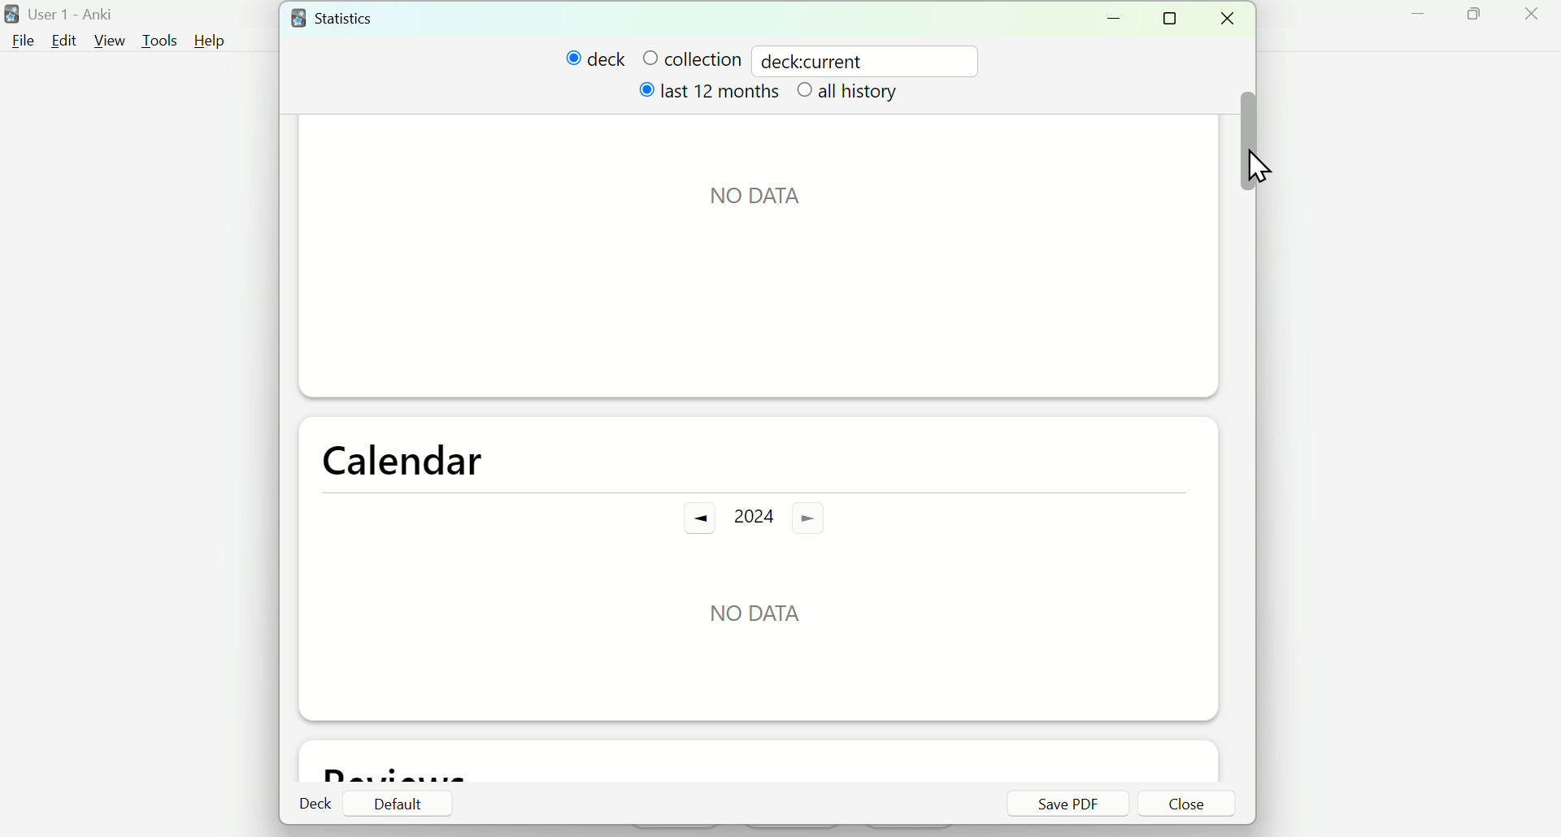 The height and width of the screenshot is (837, 1561). What do you see at coordinates (402, 458) in the screenshot?
I see `Calendar` at bounding box center [402, 458].